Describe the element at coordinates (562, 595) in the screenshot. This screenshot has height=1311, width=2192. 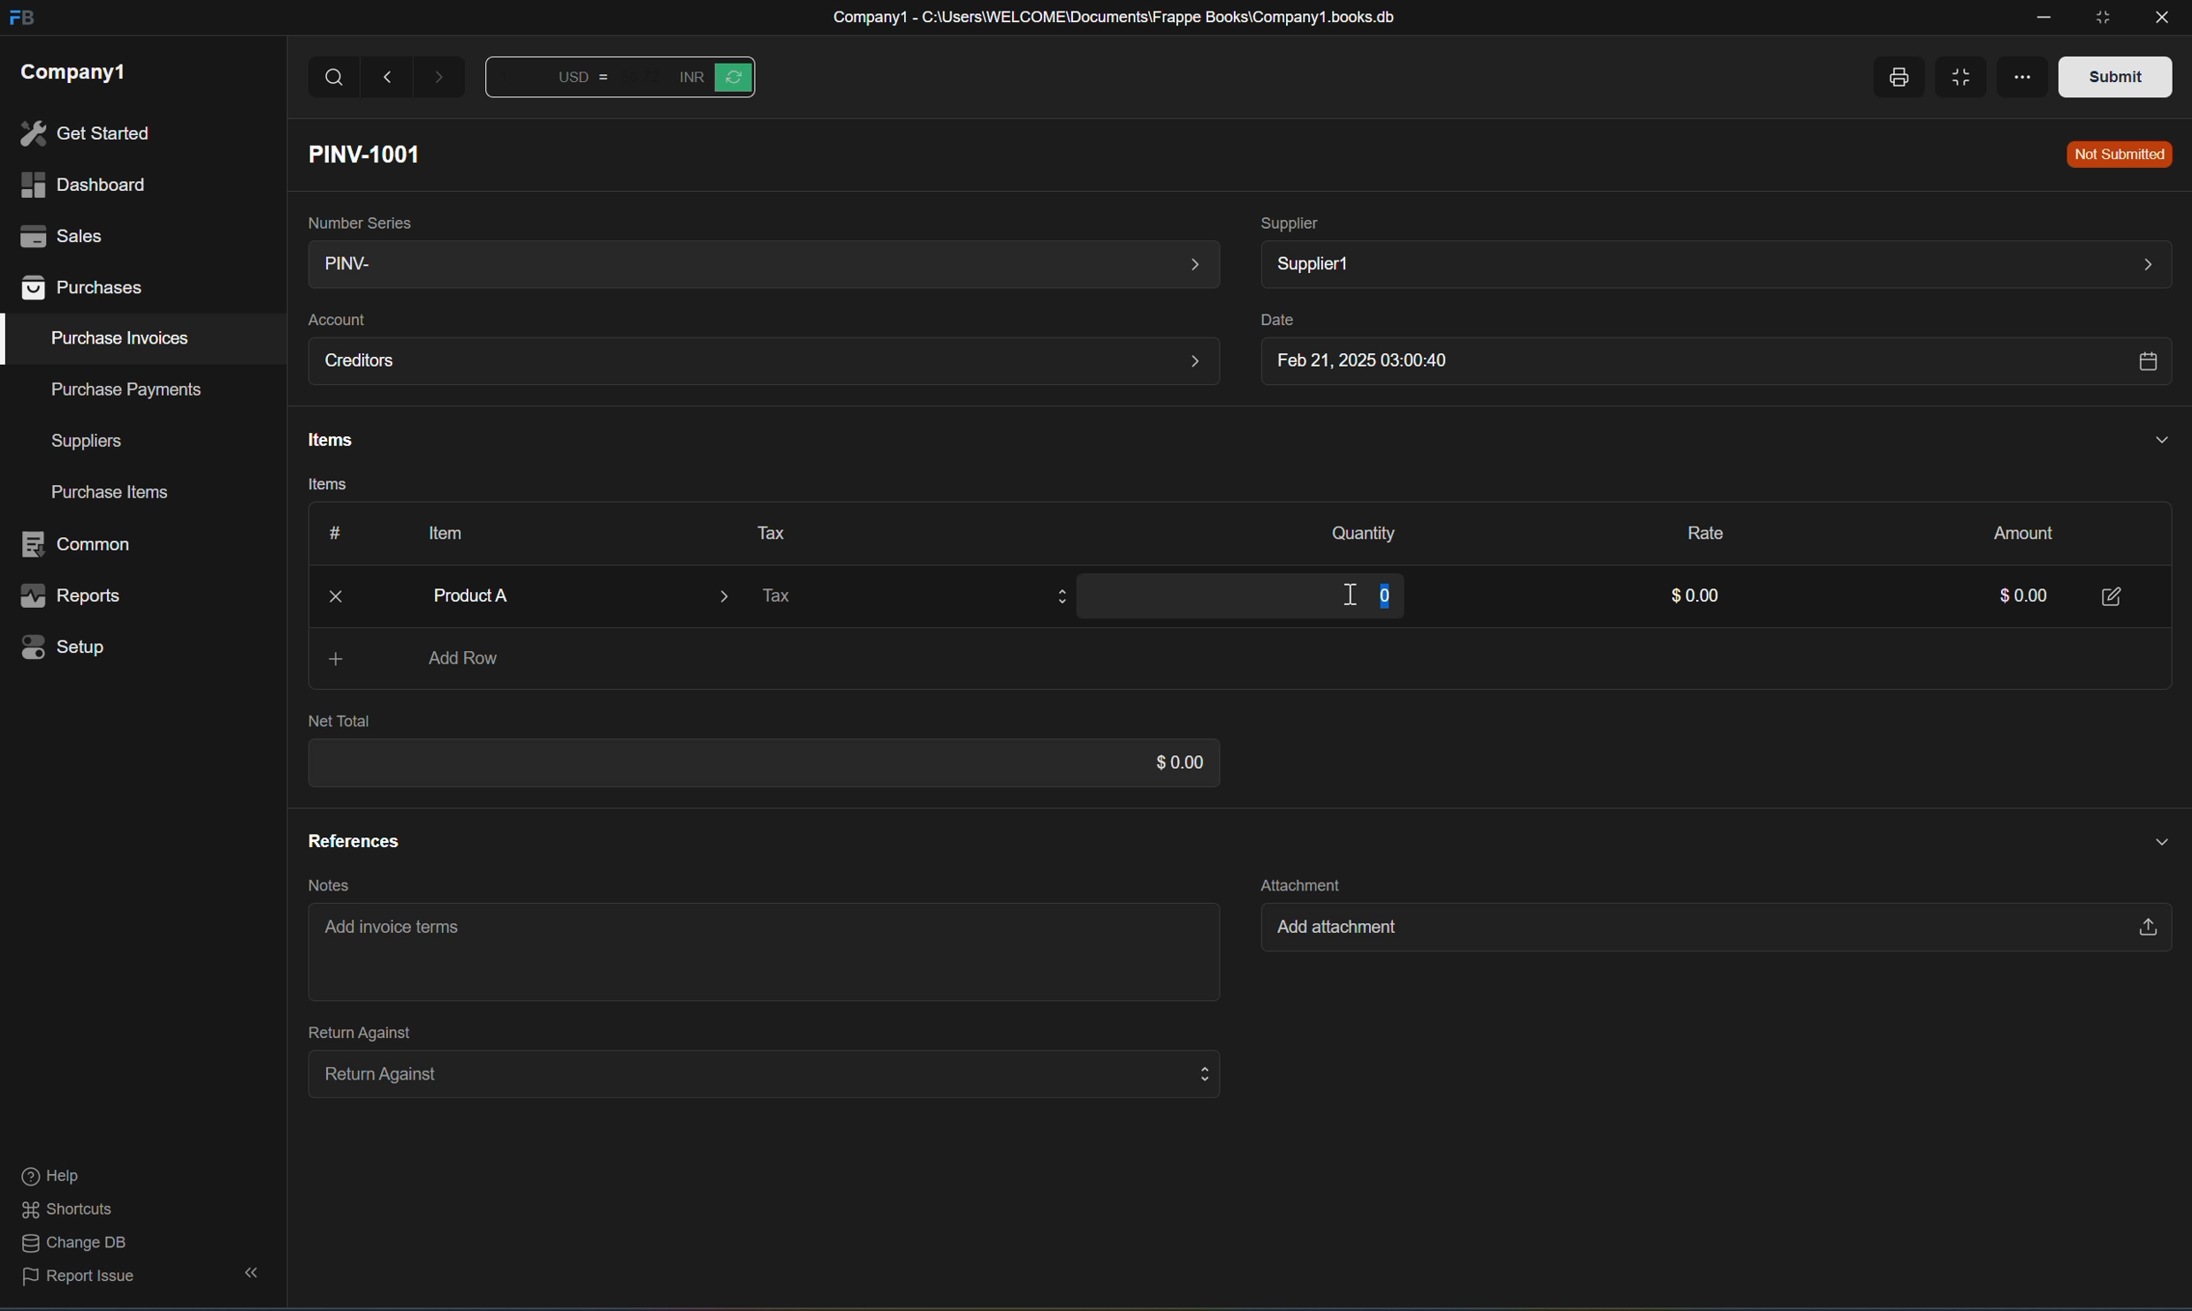
I see `Product A` at that location.